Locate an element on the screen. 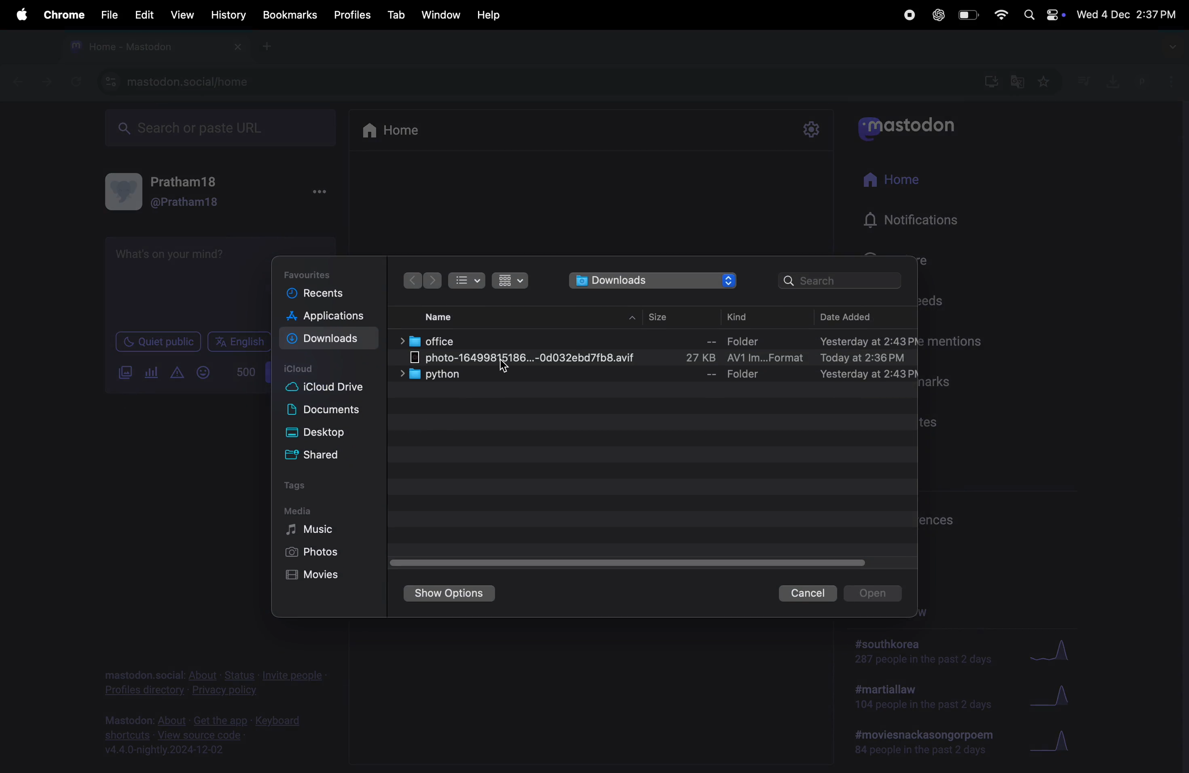 This screenshot has width=1189, height=773. Bookmarks is located at coordinates (291, 16).